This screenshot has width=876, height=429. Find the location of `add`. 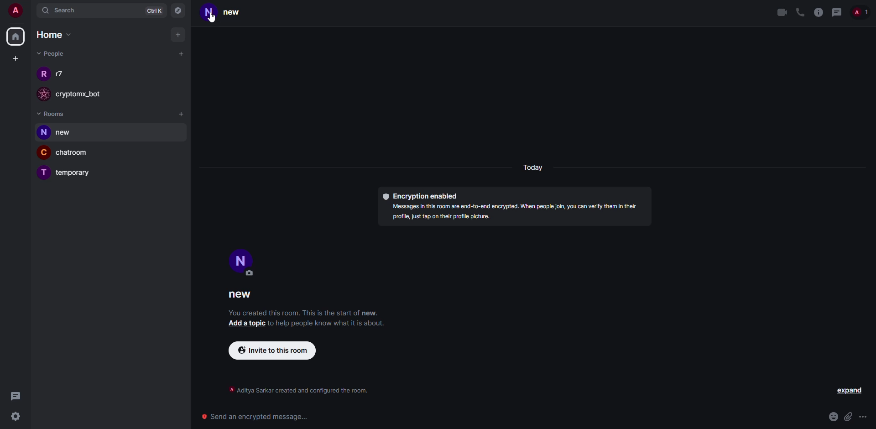

add is located at coordinates (179, 34).